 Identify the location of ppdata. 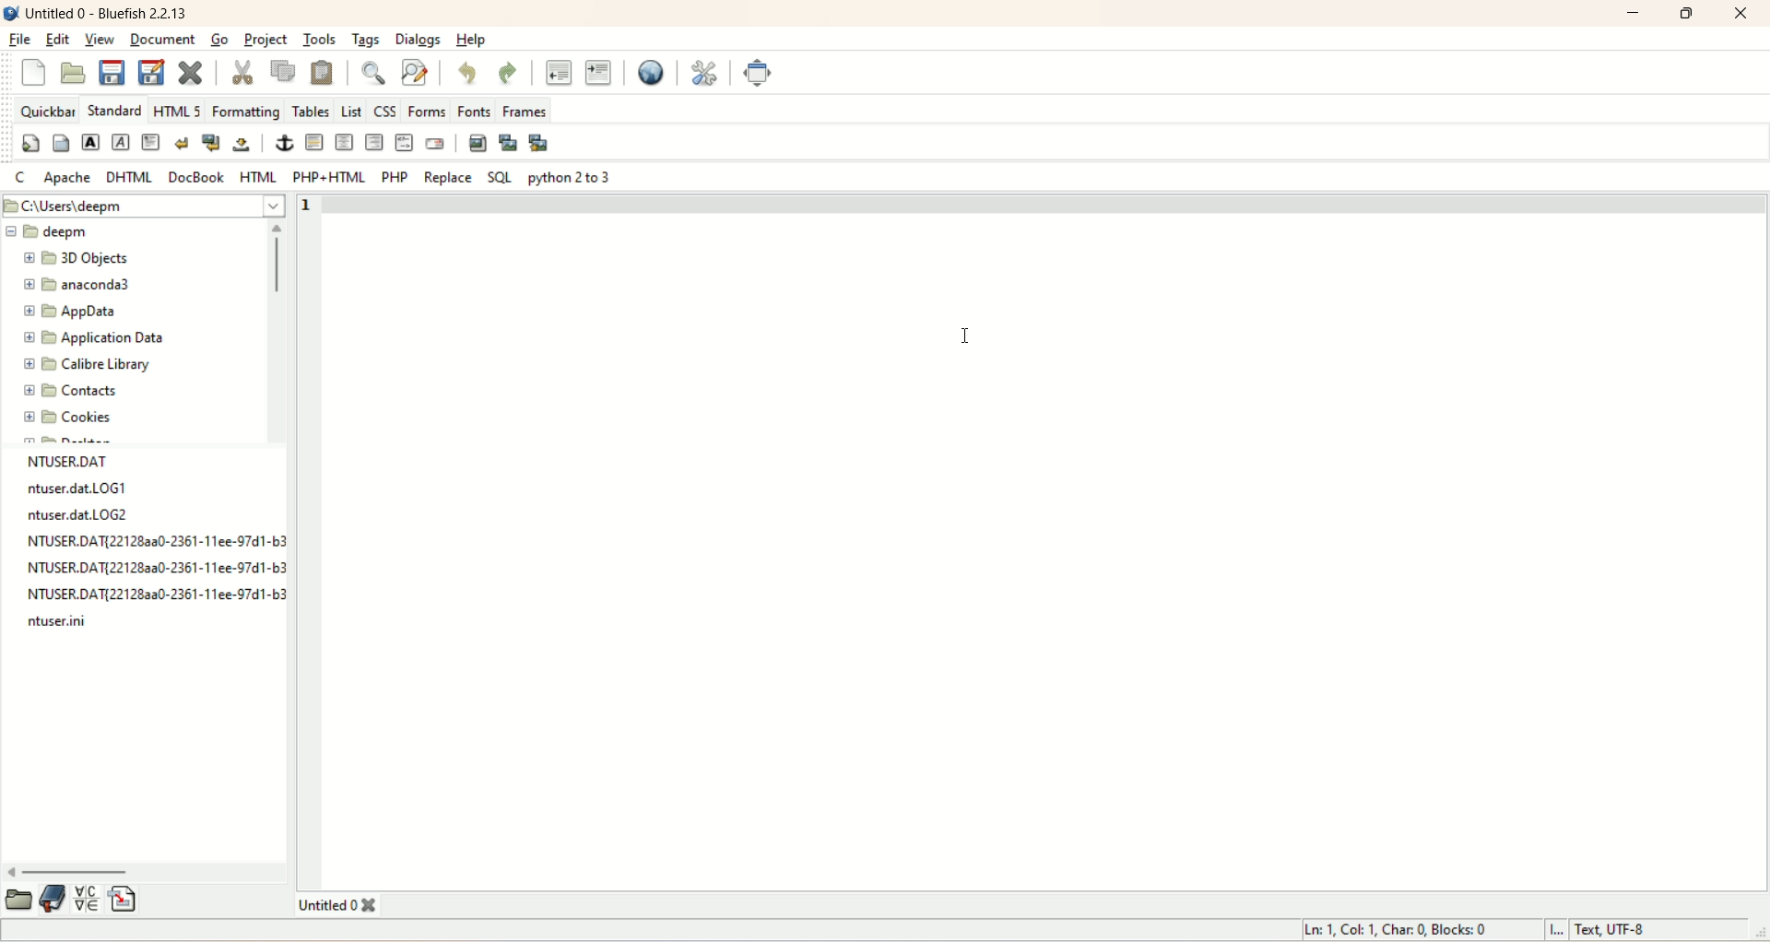
(68, 313).